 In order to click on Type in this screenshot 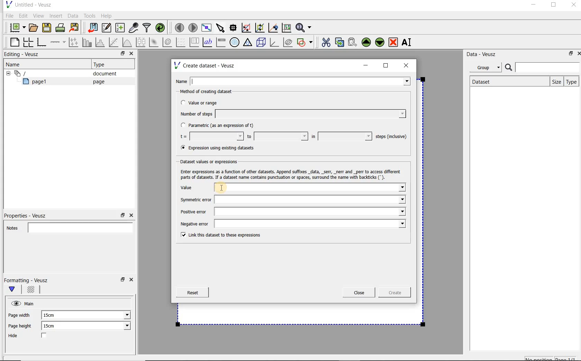, I will do `click(102, 64)`.